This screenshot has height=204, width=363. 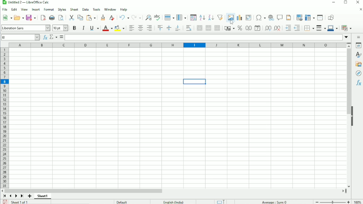 What do you see at coordinates (298, 29) in the screenshot?
I see `Decrease indent` at bounding box center [298, 29].